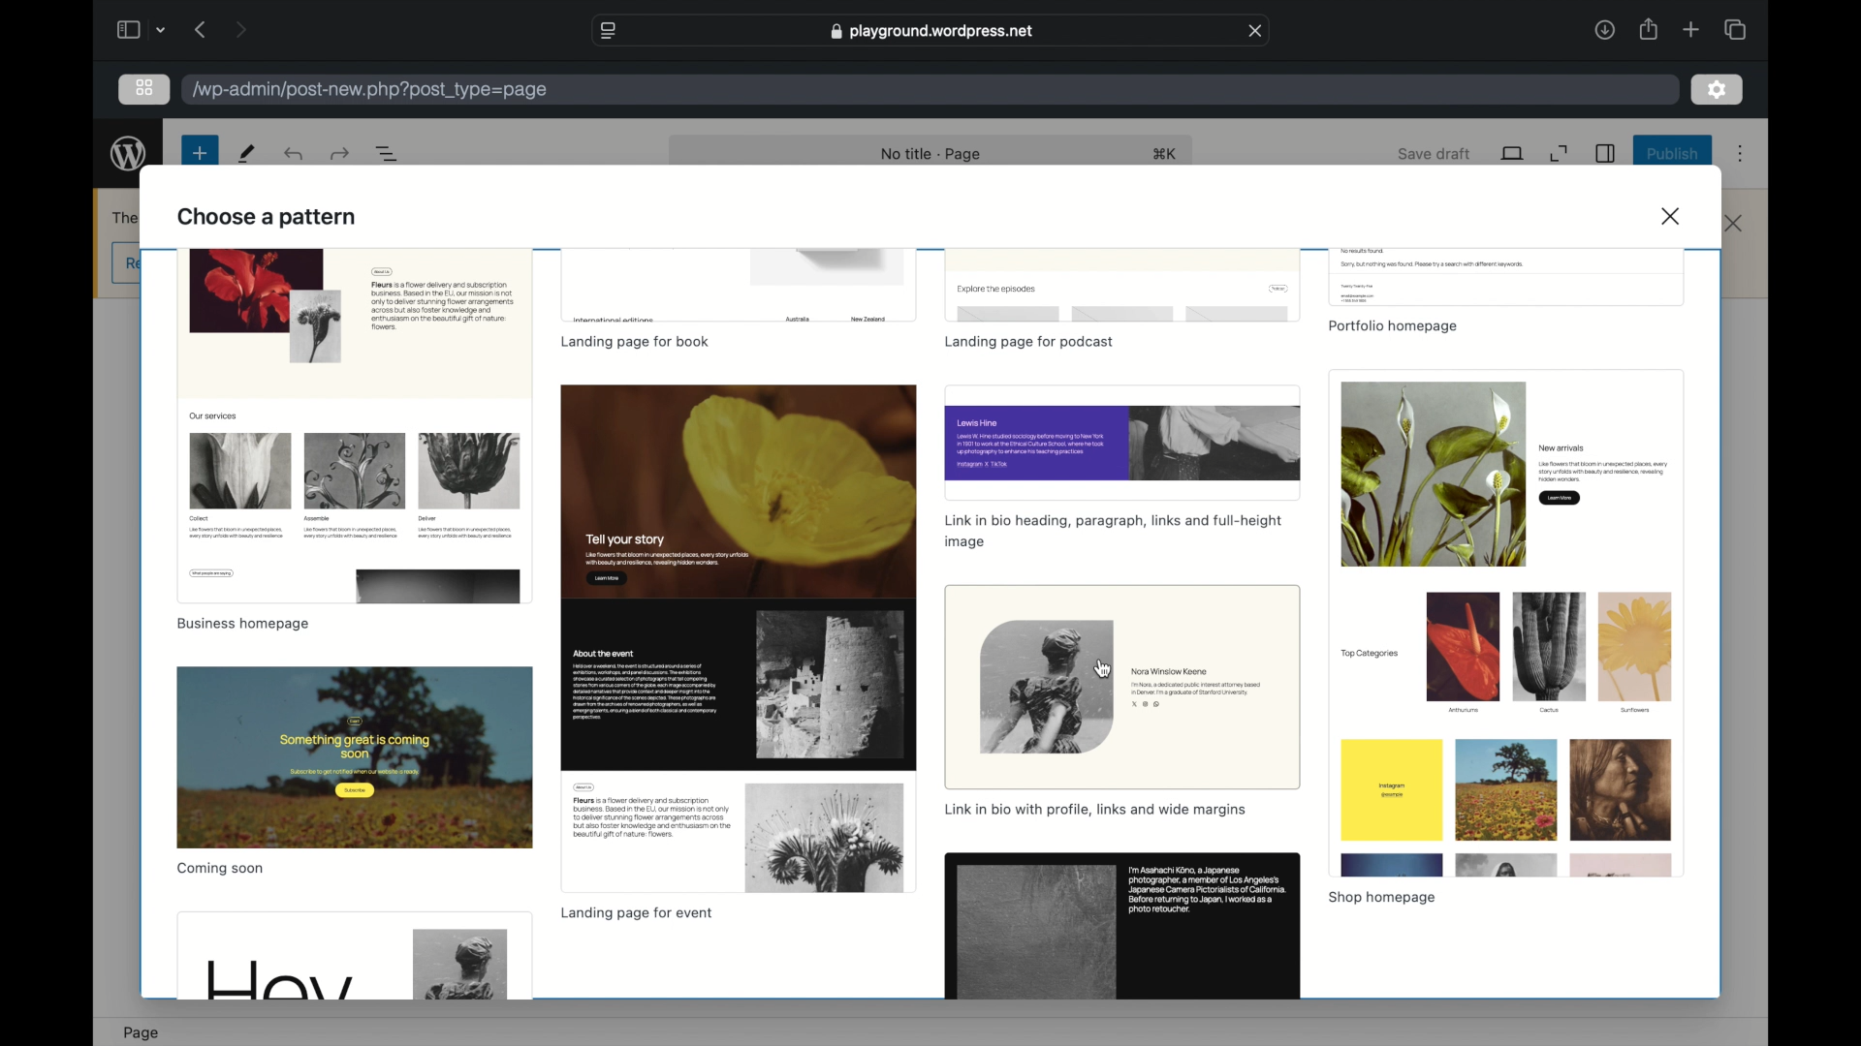 This screenshot has width=1861, height=1046. I want to click on new, so click(200, 153).